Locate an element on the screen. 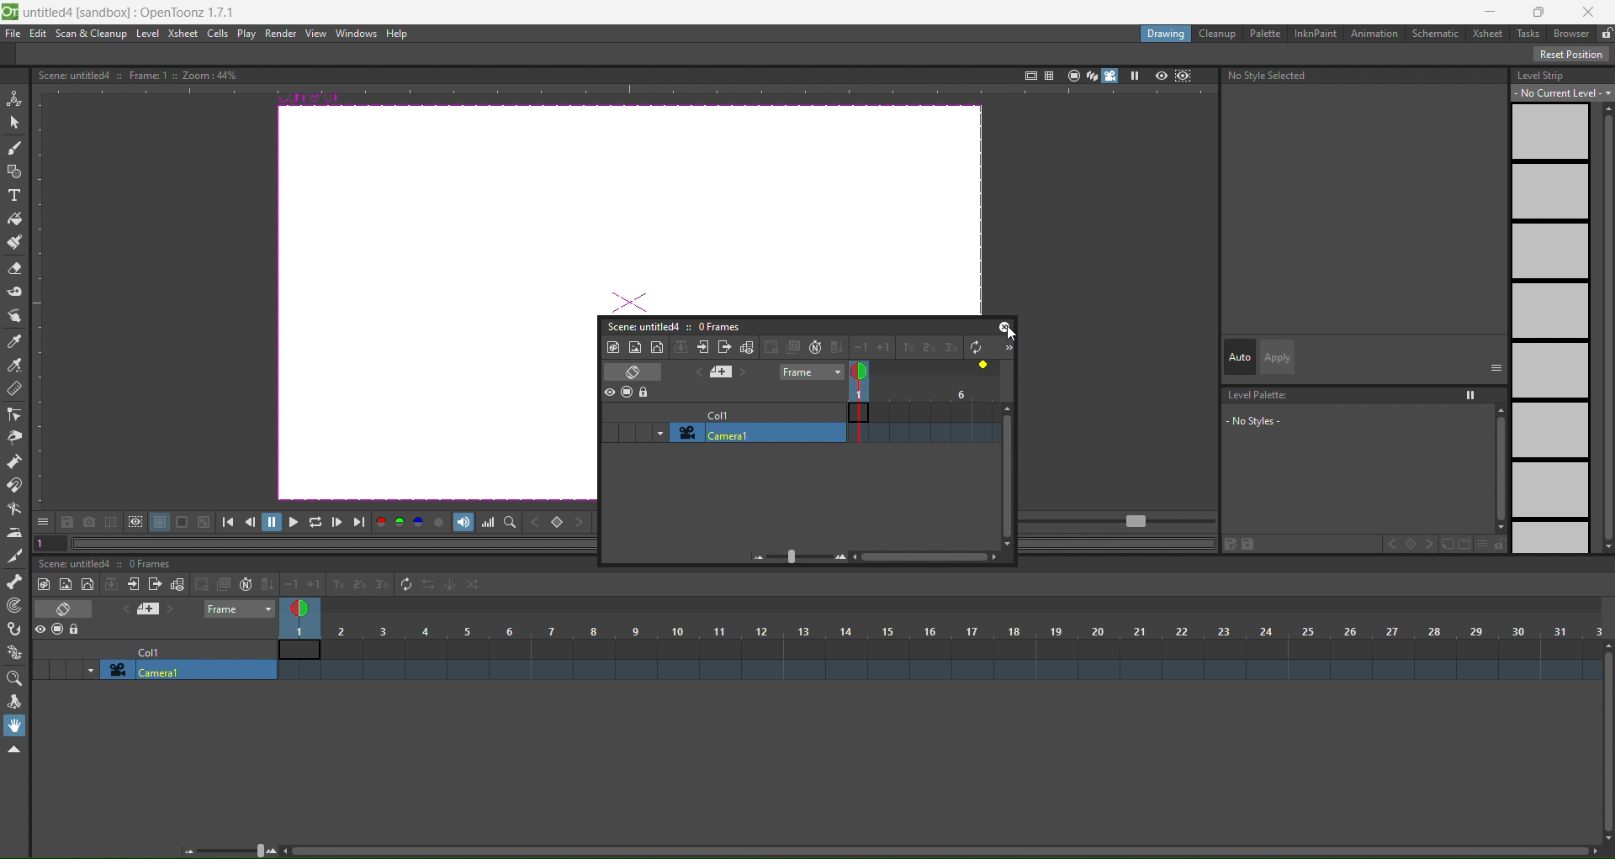 This screenshot has width=1615, height=859. text is located at coordinates (1270, 76).